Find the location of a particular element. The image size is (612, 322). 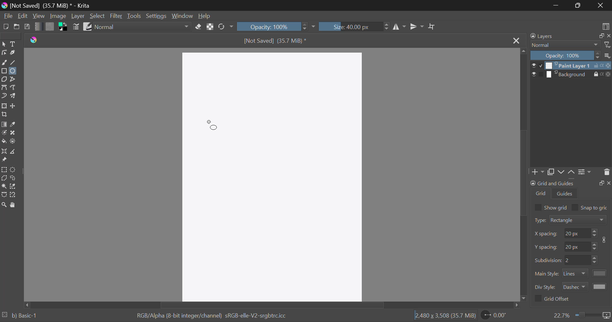

Tools is located at coordinates (134, 16).